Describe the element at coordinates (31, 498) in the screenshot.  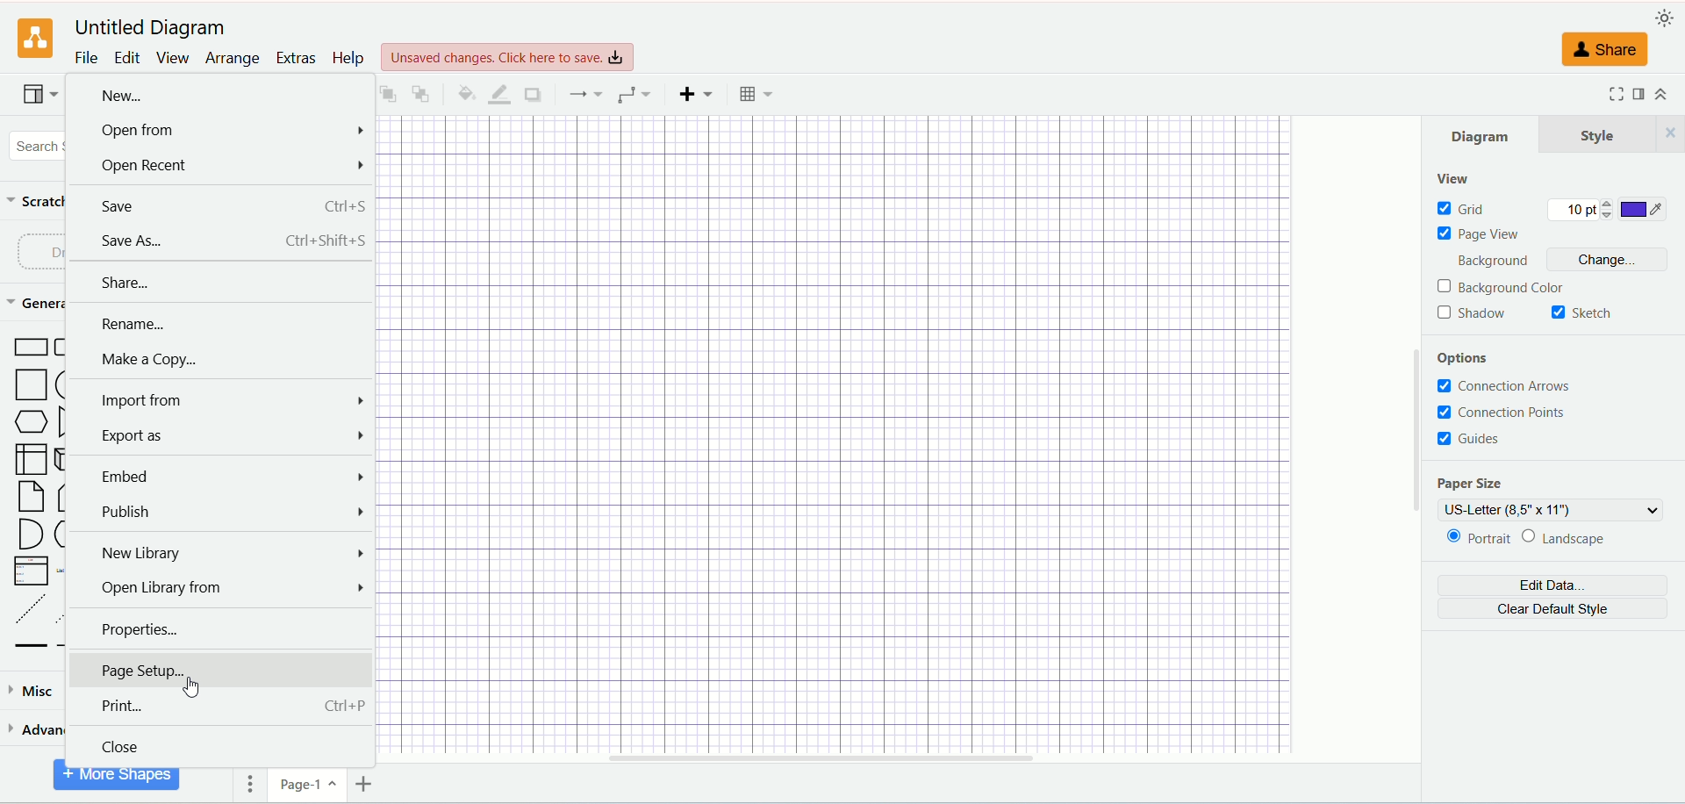
I see `Note` at that location.